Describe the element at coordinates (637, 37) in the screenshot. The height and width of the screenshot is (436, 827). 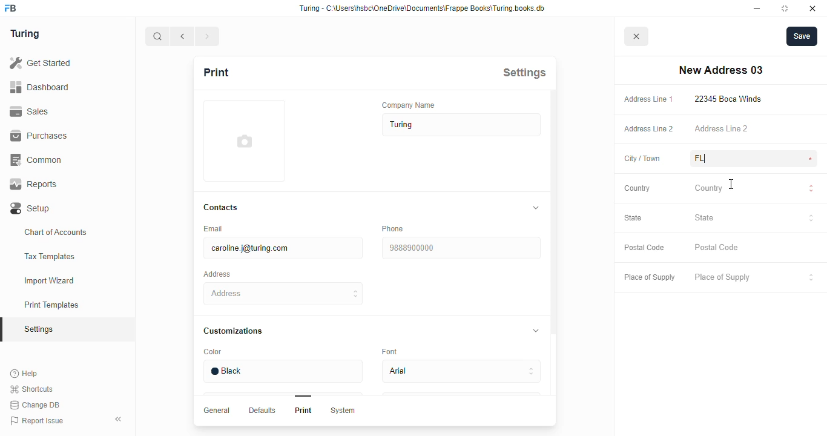
I see `cancel` at that location.